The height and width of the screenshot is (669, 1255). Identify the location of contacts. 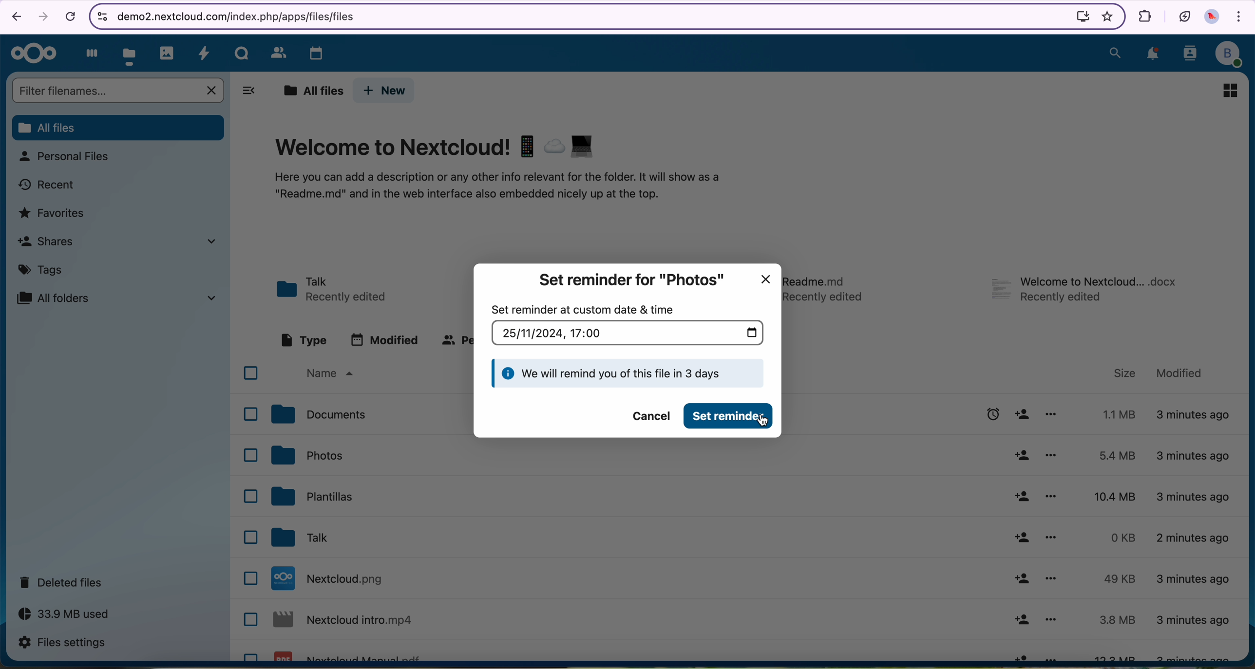
(275, 52).